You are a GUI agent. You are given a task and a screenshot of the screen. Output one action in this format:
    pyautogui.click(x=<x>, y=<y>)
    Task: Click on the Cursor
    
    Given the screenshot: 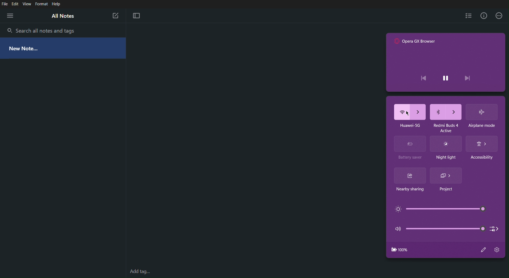 What is the action you would take?
    pyautogui.click(x=407, y=113)
    